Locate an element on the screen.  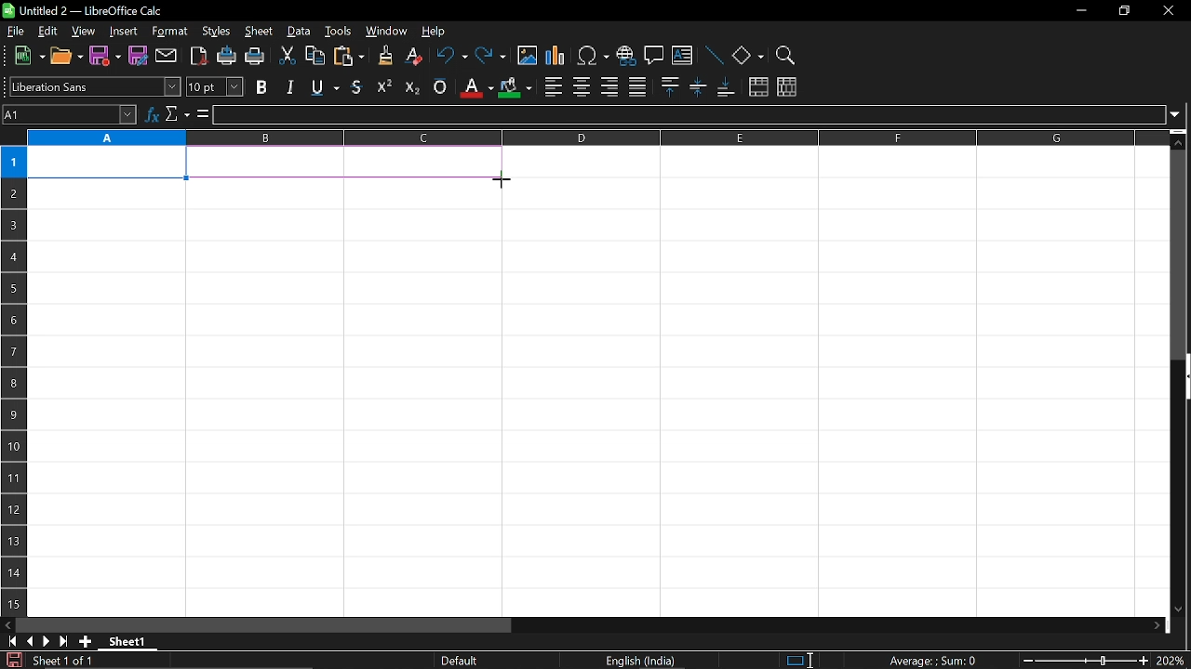
cell color is located at coordinates (515, 88).